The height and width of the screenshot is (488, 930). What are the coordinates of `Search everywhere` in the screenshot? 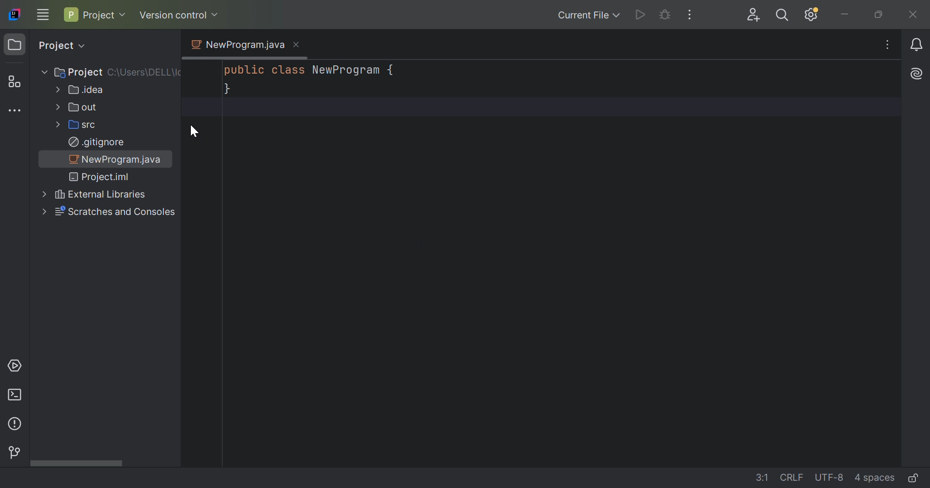 It's located at (781, 16).